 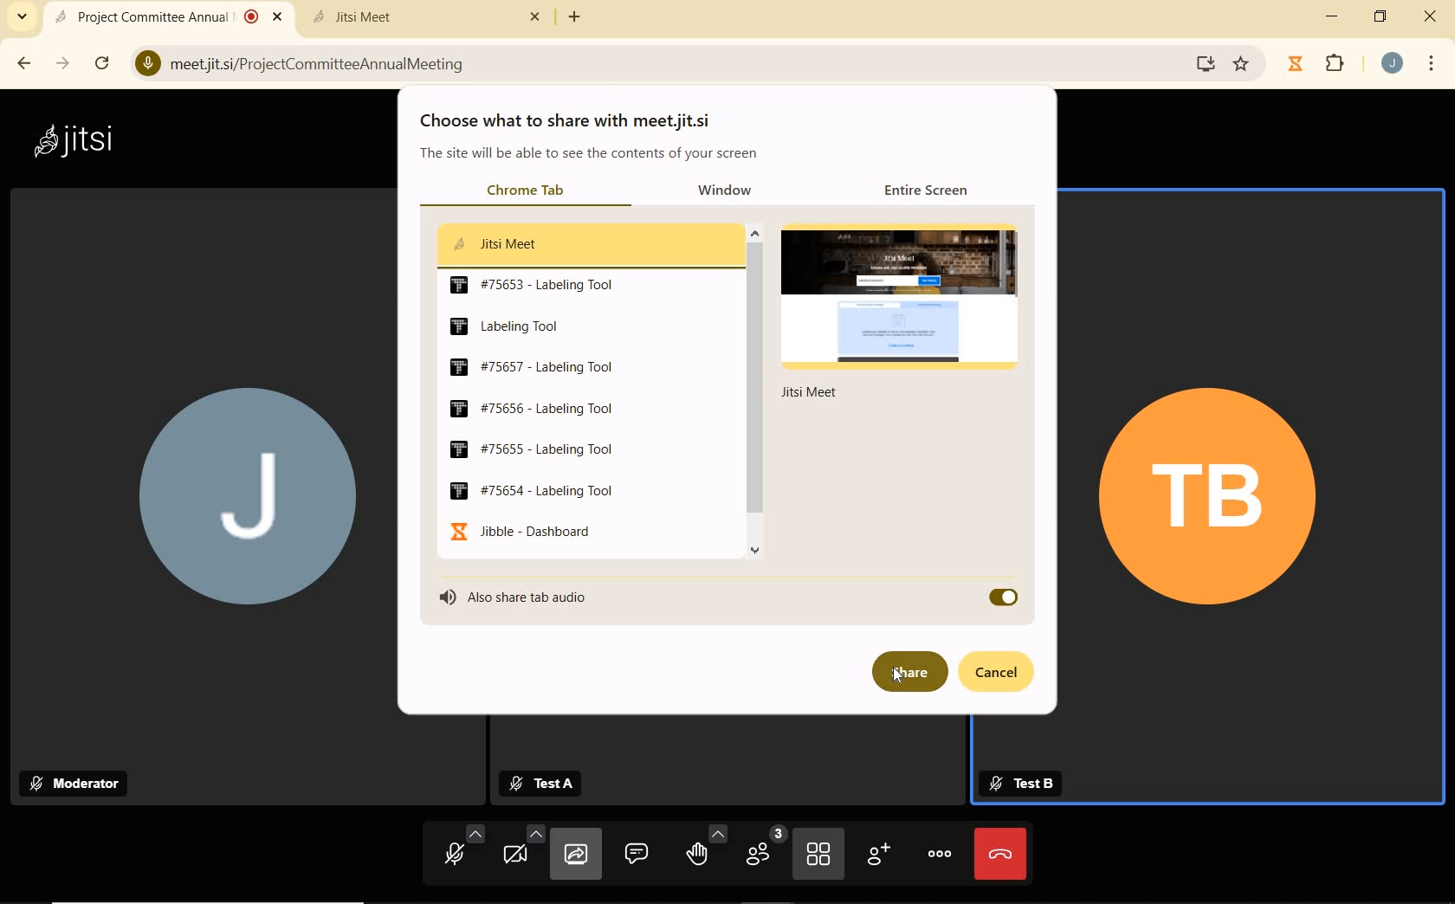 I want to click on meetjitsi/ProjectCommitteeAnnualMeeting, so click(x=309, y=61).